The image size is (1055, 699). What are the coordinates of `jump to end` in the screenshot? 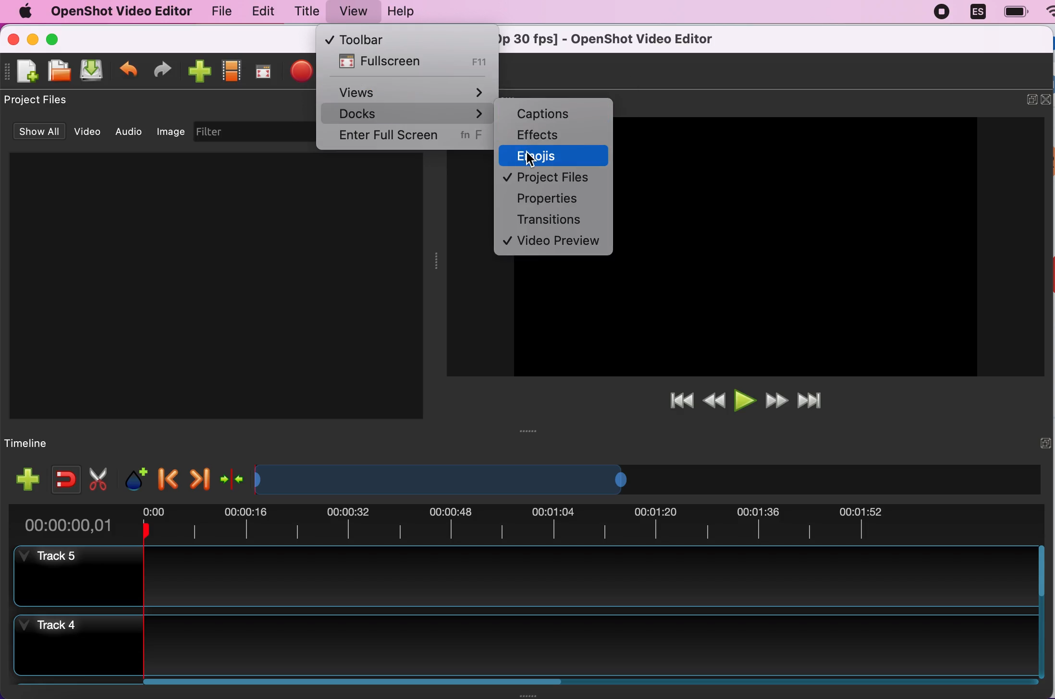 It's located at (818, 397).